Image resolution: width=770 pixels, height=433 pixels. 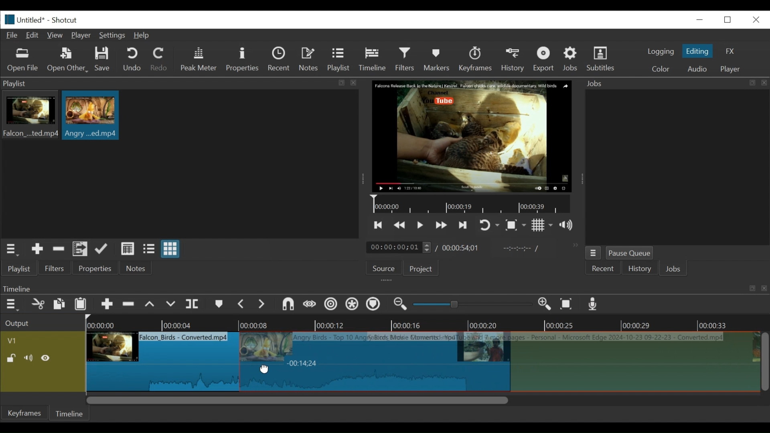 What do you see at coordinates (542, 225) in the screenshot?
I see `Toggle display grid on player` at bounding box center [542, 225].